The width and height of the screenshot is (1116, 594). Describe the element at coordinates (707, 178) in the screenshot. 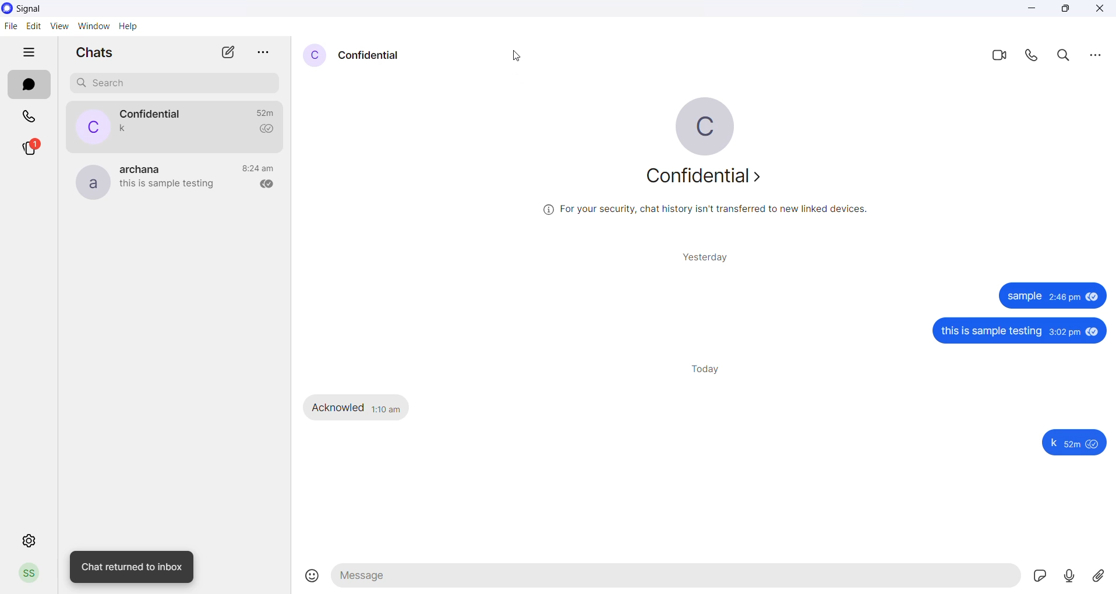

I see `about contact` at that location.